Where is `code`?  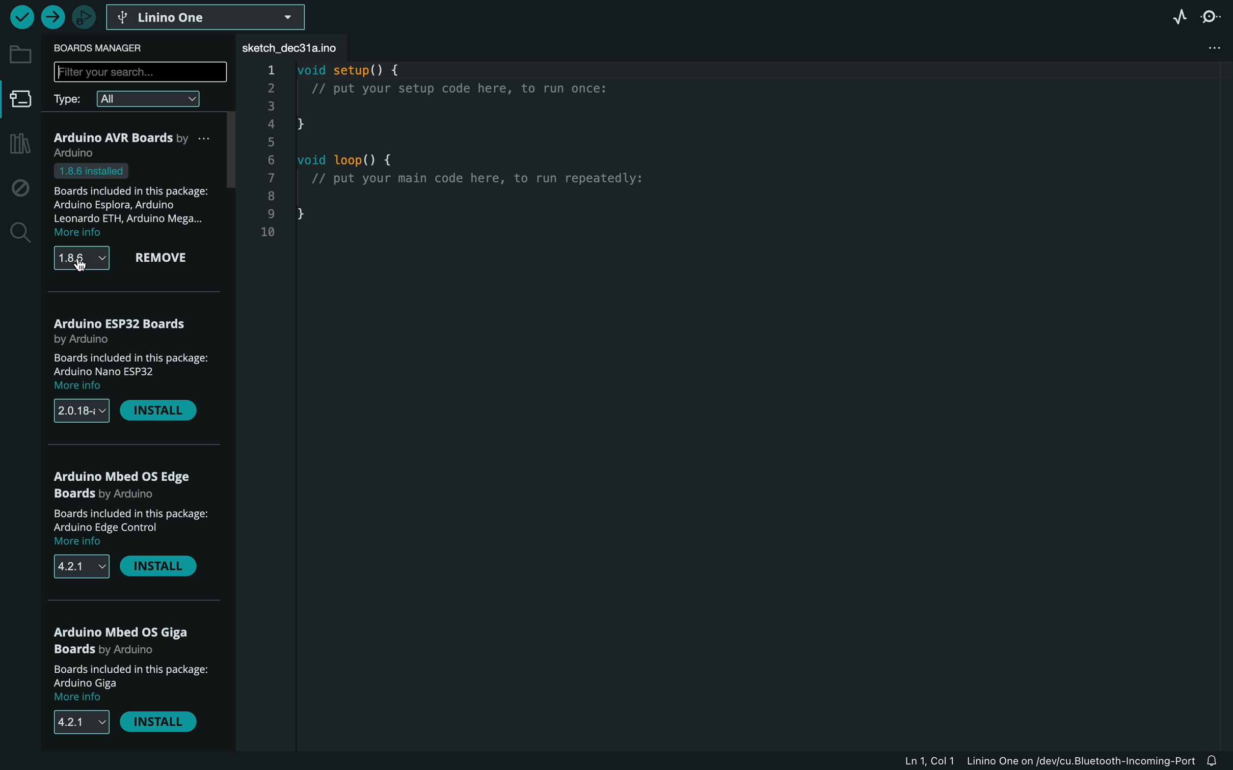 code is located at coordinates (499, 154).